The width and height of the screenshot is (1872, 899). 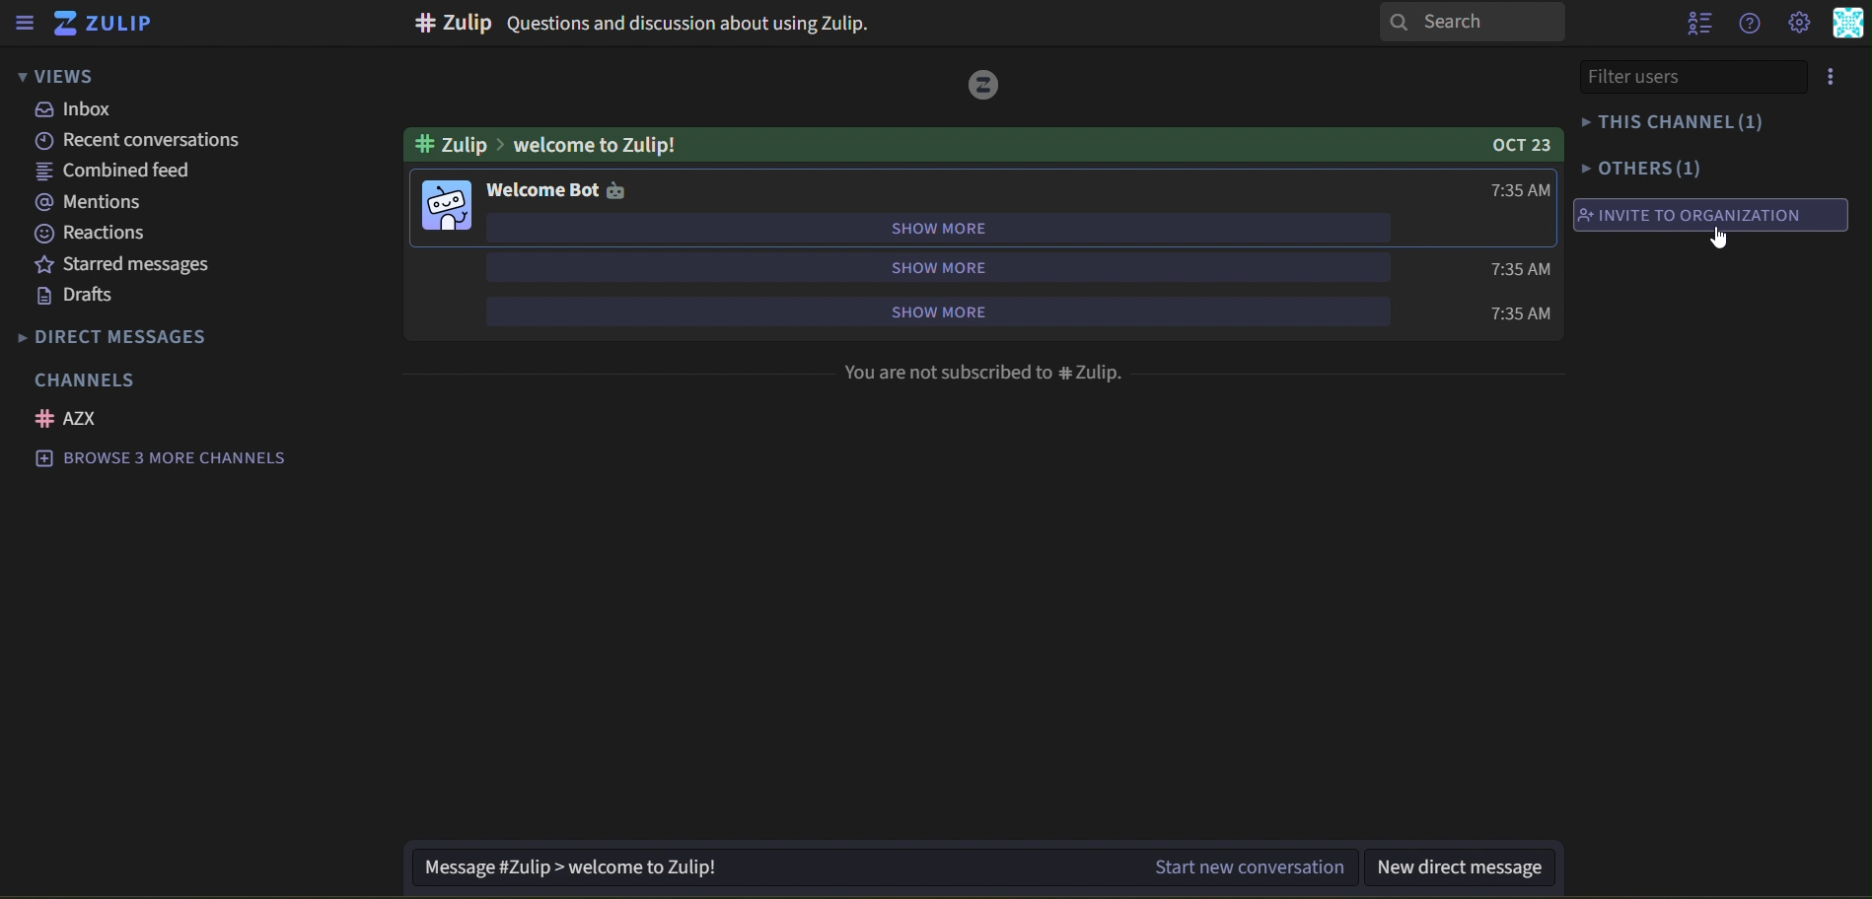 What do you see at coordinates (74, 109) in the screenshot?
I see `inbox` at bounding box center [74, 109].